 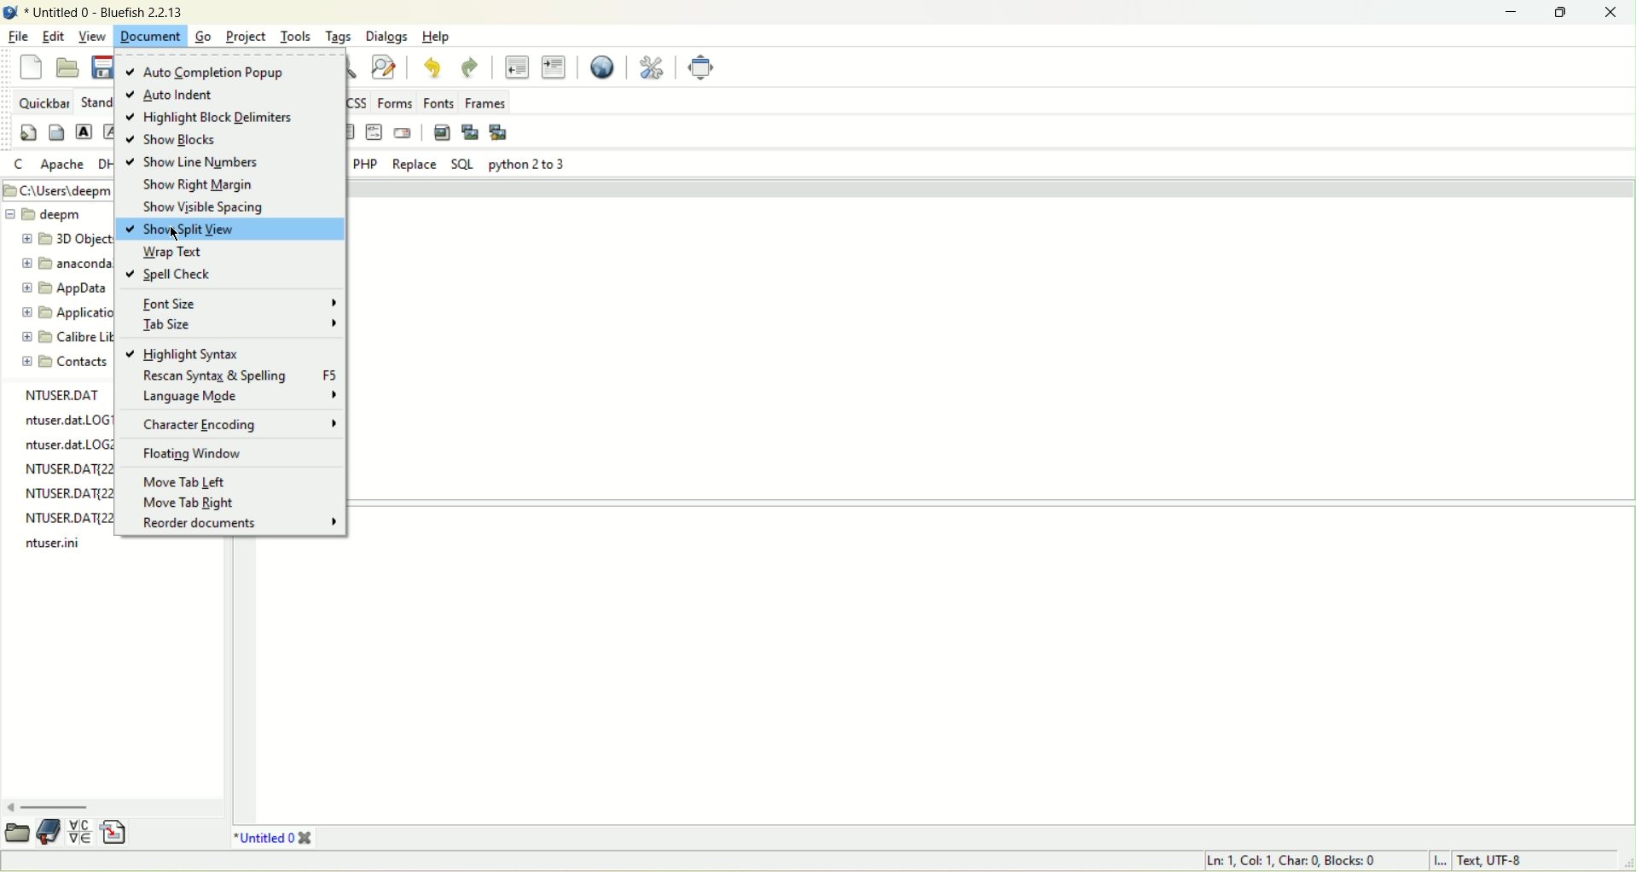 I want to click on ntuser.dat, so click(x=64, y=397).